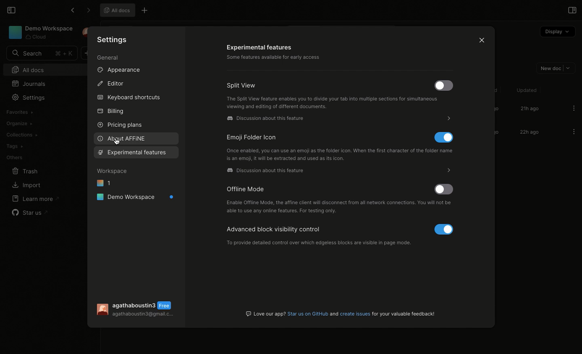  I want to click on Offline Mode, so click(247, 188).